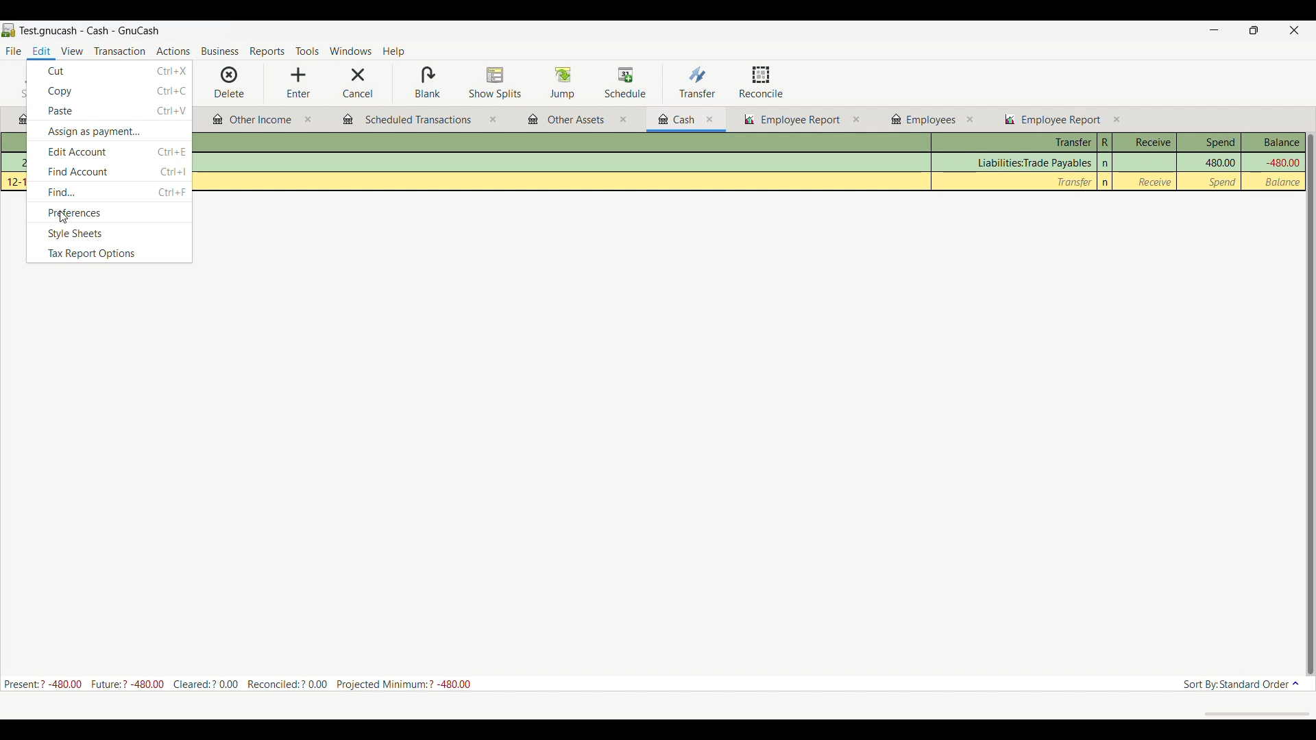  Describe the element at coordinates (41, 52) in the screenshot. I see `Highlighted as current selection` at that location.